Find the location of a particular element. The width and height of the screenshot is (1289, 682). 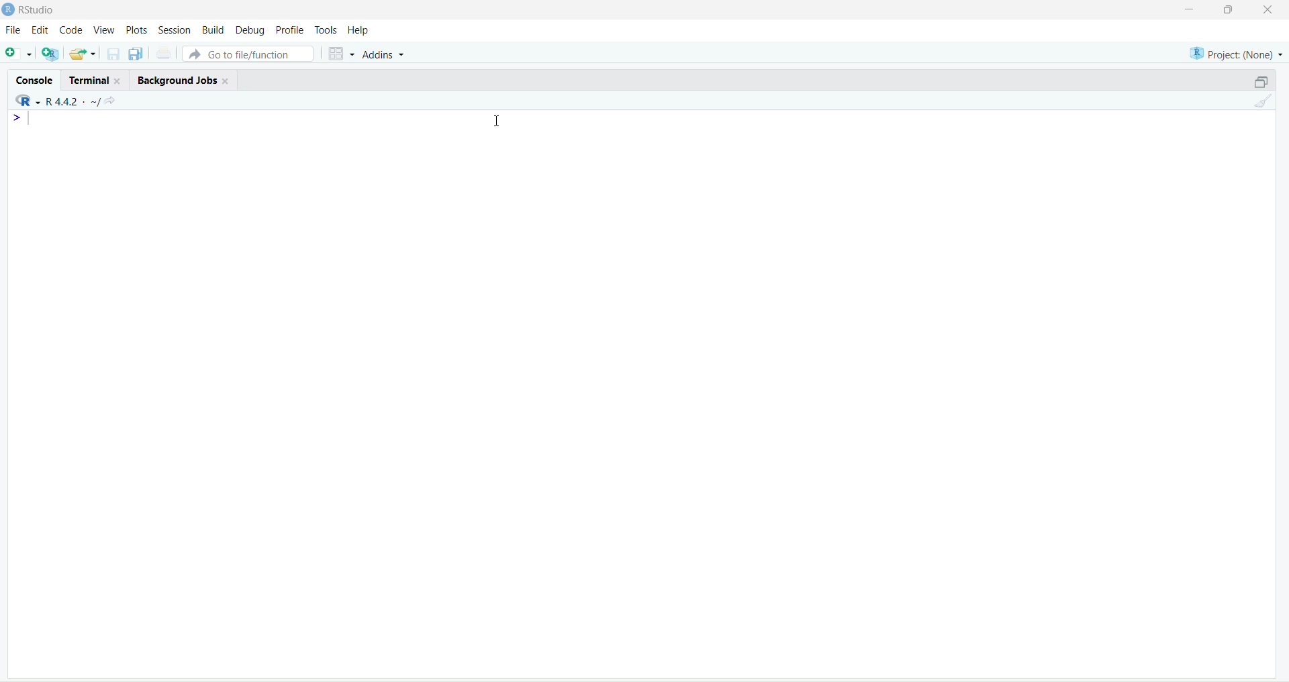

maximise is located at coordinates (1229, 9).